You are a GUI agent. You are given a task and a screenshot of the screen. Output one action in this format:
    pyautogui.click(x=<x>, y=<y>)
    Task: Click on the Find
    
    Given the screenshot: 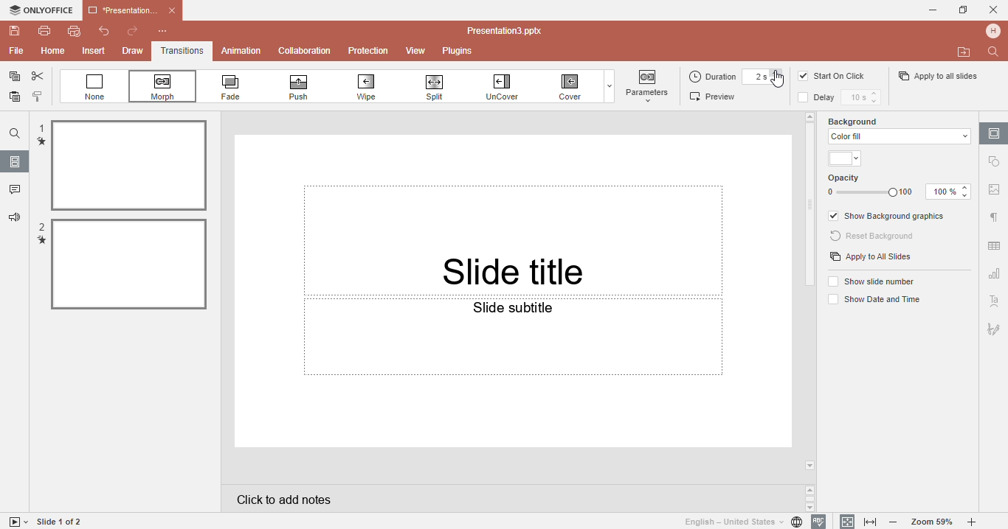 What is the action you would take?
    pyautogui.click(x=14, y=133)
    